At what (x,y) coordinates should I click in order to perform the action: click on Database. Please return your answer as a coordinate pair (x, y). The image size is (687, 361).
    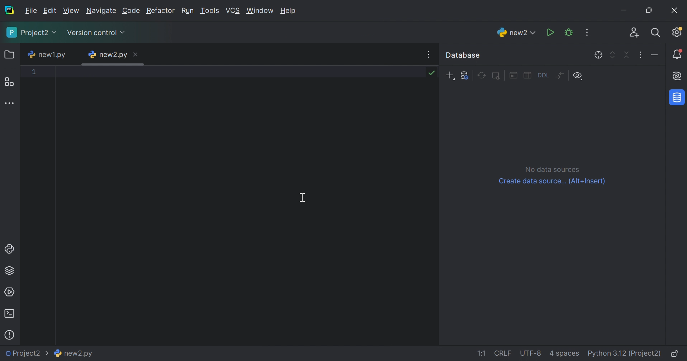
    Looking at the image, I should click on (678, 97).